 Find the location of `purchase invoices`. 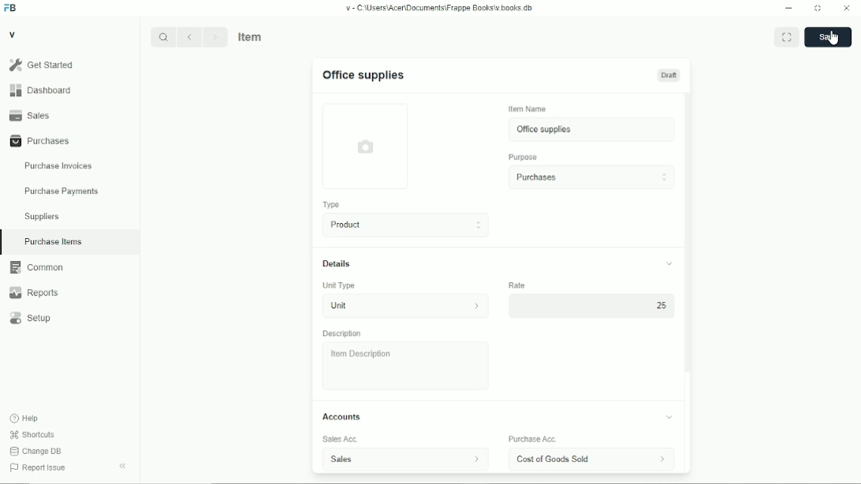

purchase invoices is located at coordinates (58, 166).